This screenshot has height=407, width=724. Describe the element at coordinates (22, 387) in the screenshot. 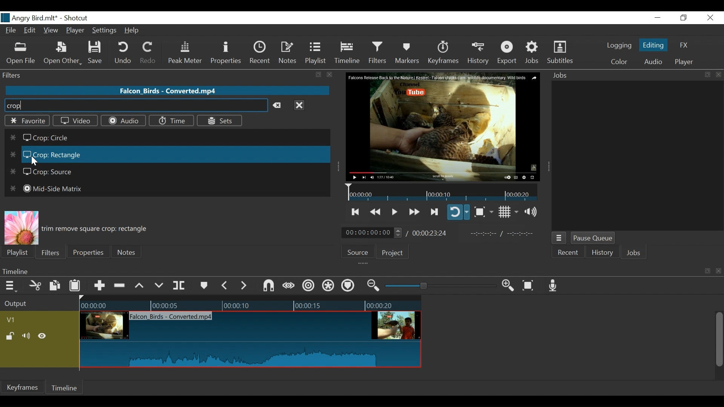

I see `Keyframes` at that location.